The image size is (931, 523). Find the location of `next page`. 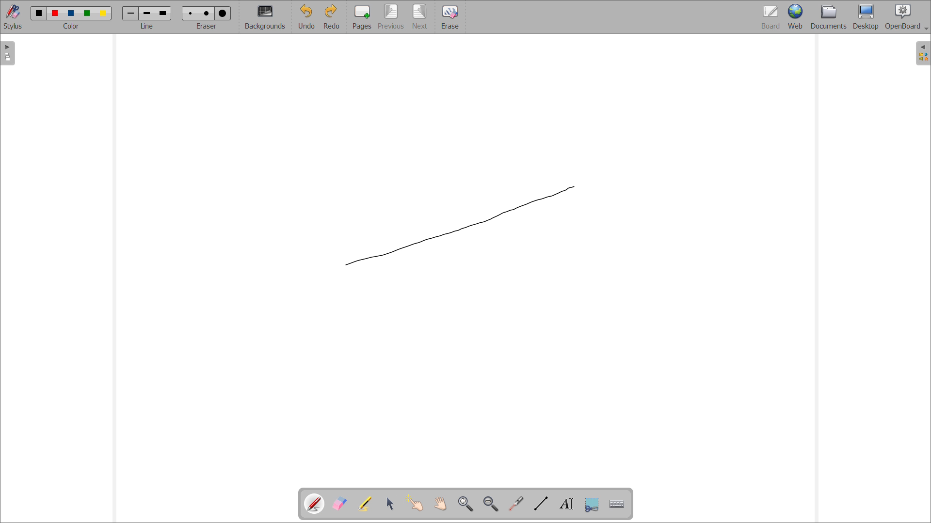

next page is located at coordinates (420, 17).